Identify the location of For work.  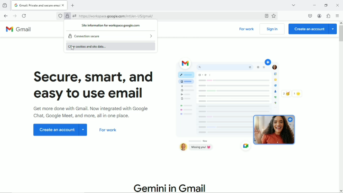
(108, 131).